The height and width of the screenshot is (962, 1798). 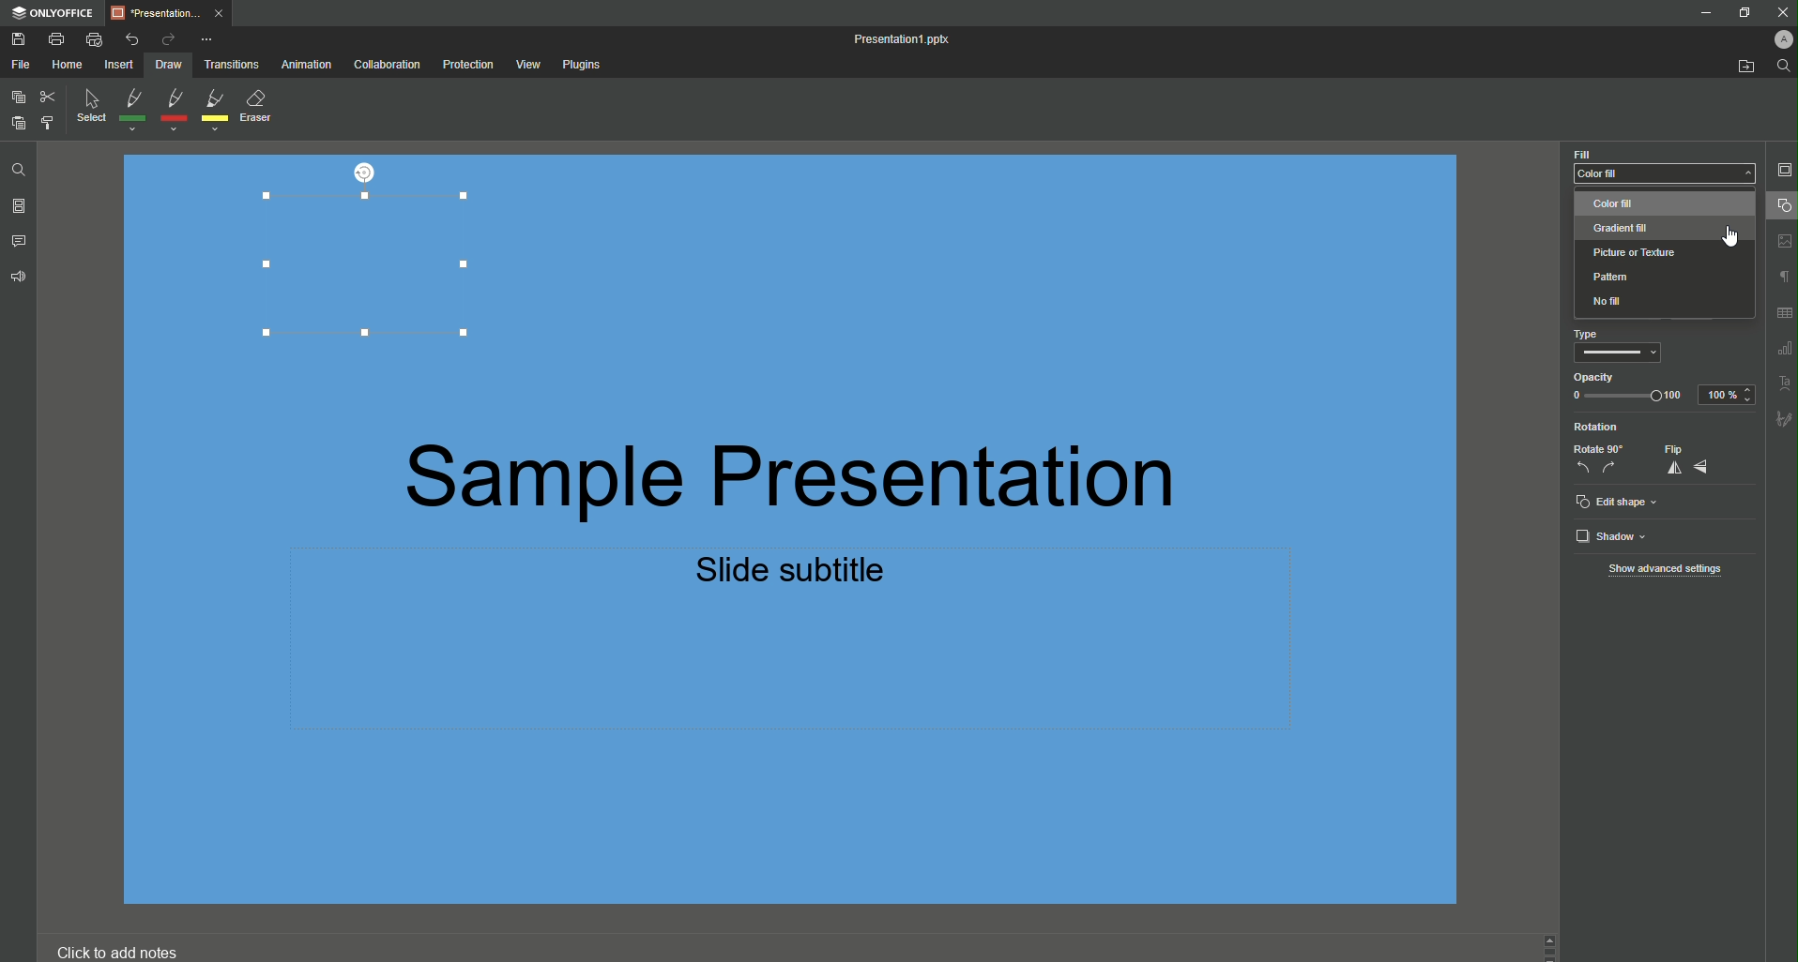 I want to click on Transitions, so click(x=235, y=66).